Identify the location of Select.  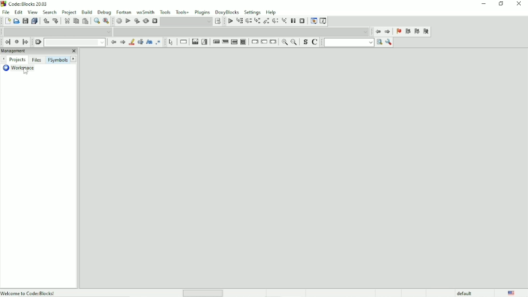
(171, 42).